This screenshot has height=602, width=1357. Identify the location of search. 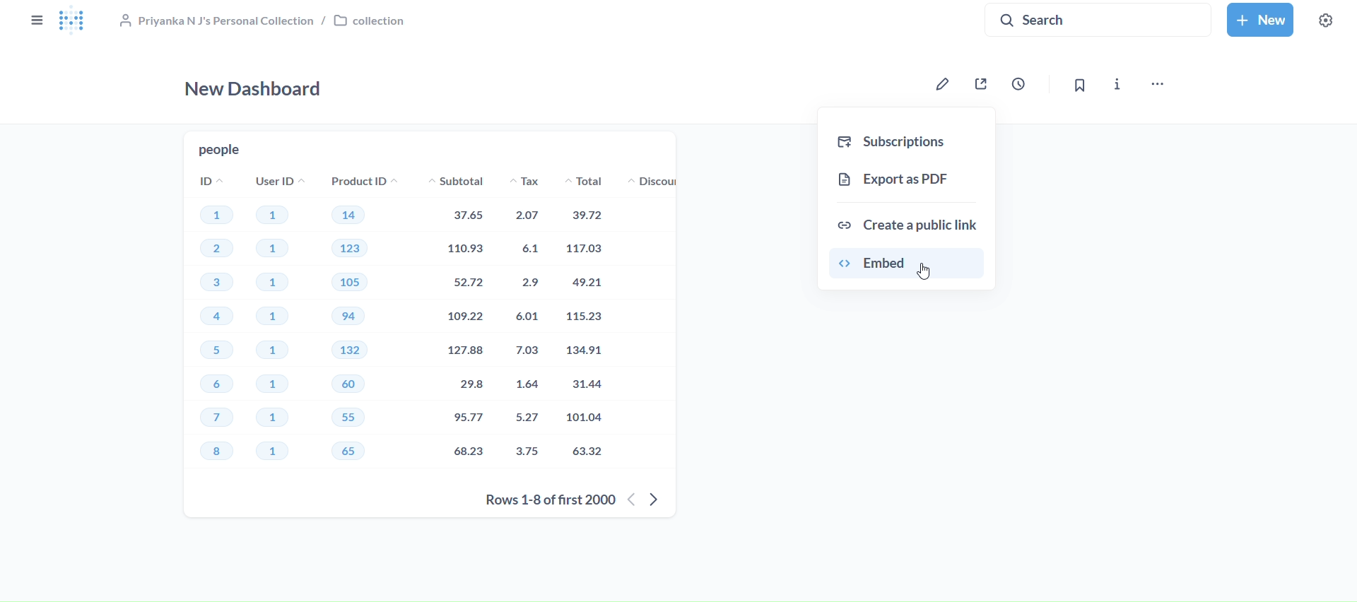
(1100, 19).